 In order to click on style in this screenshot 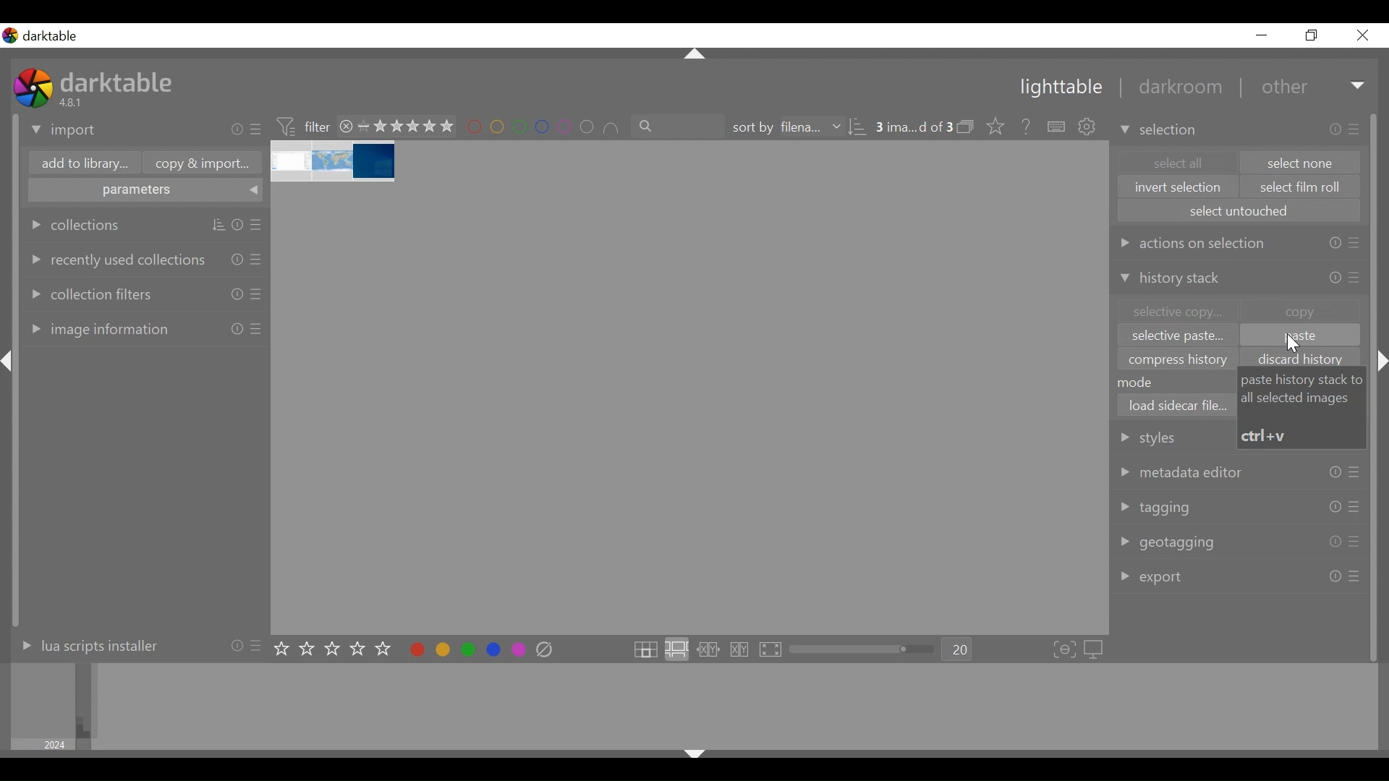, I will do `click(1169, 437)`.